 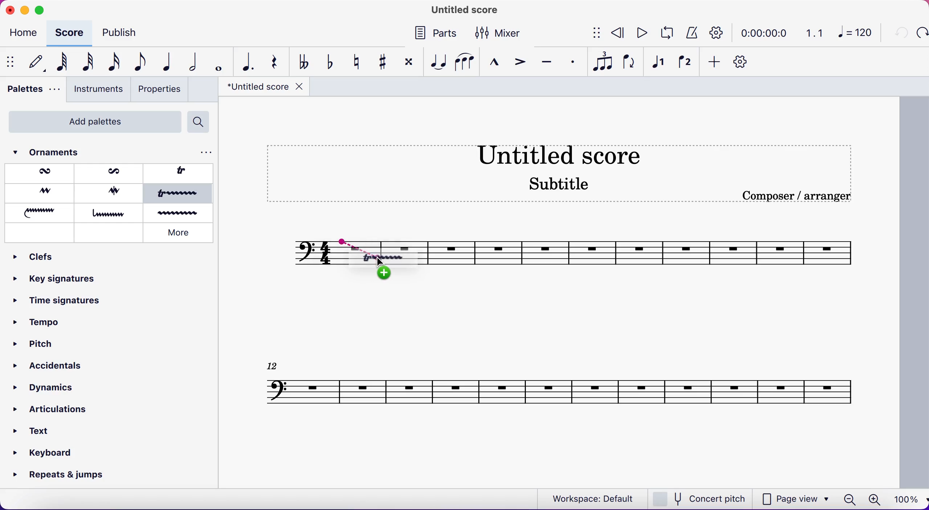 I want to click on close, so click(x=9, y=9).